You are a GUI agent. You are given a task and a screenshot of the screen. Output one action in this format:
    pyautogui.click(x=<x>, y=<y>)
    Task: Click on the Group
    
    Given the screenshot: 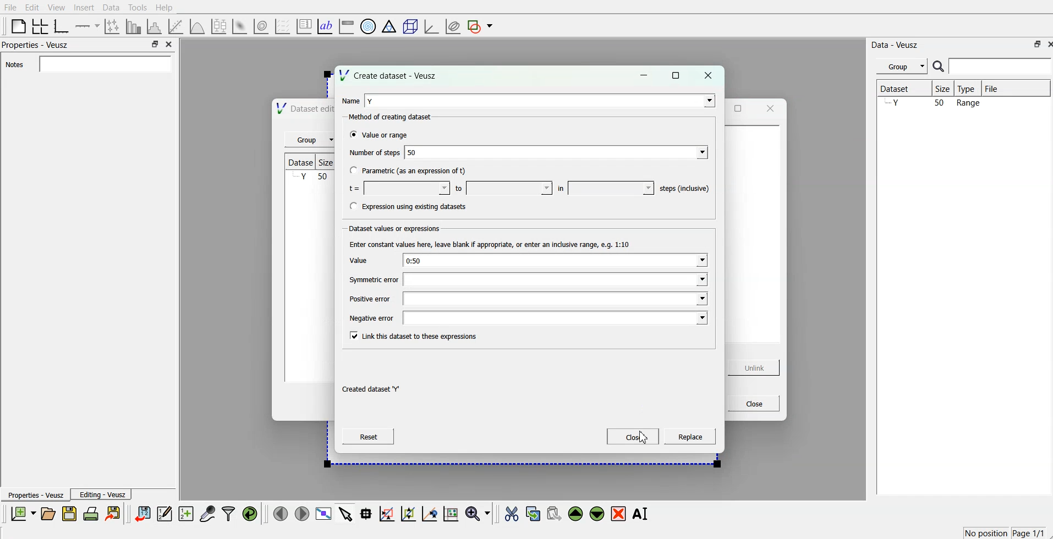 What is the action you would take?
    pyautogui.click(x=311, y=140)
    